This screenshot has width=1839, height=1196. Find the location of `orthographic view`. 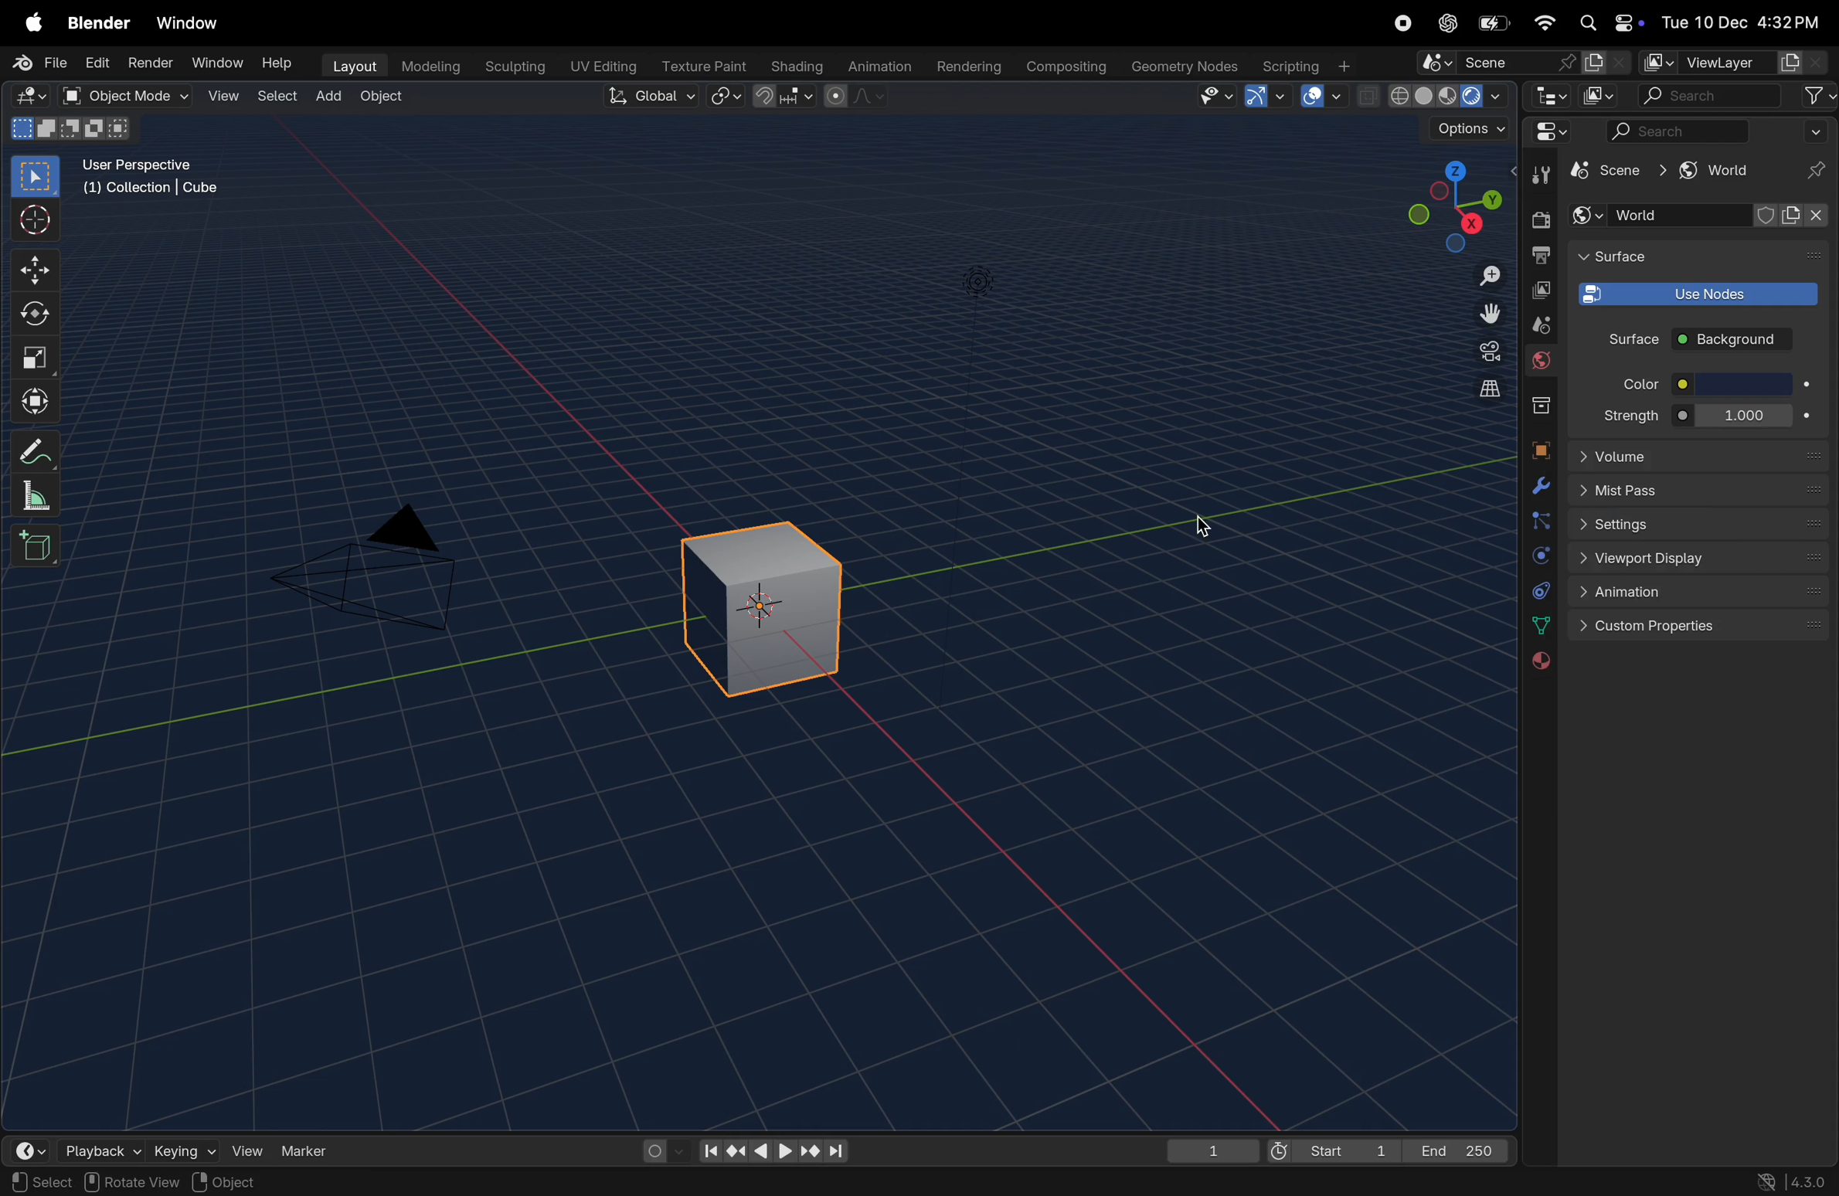

orthographic view is located at coordinates (1480, 389).